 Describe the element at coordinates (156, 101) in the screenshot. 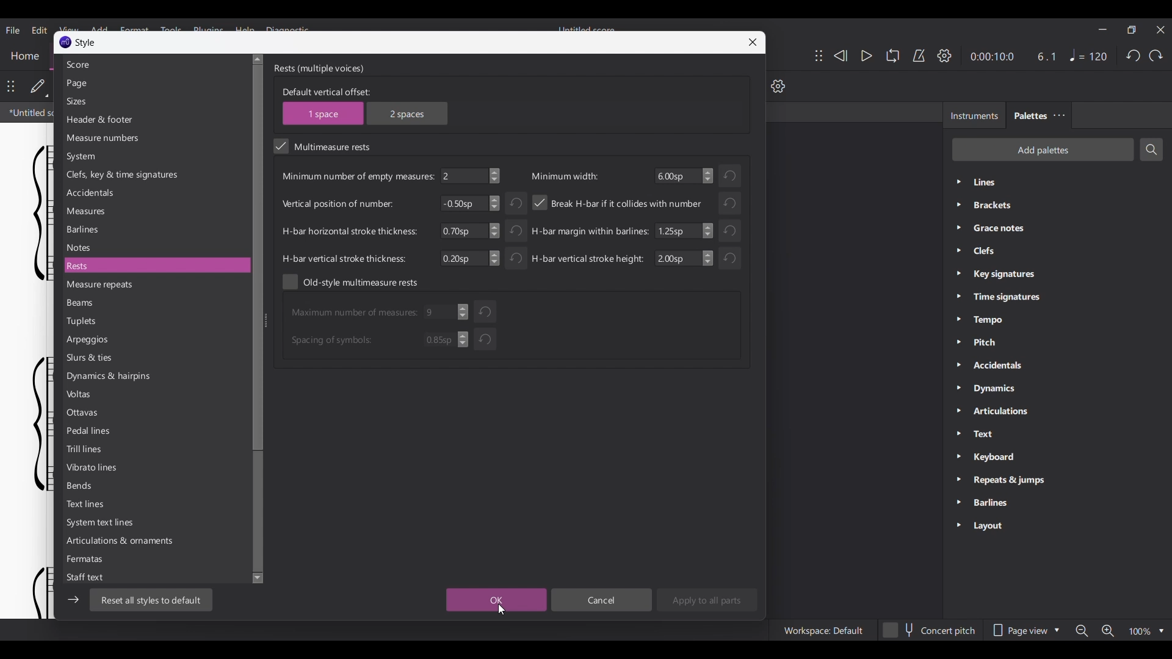

I see `Sizes` at that location.